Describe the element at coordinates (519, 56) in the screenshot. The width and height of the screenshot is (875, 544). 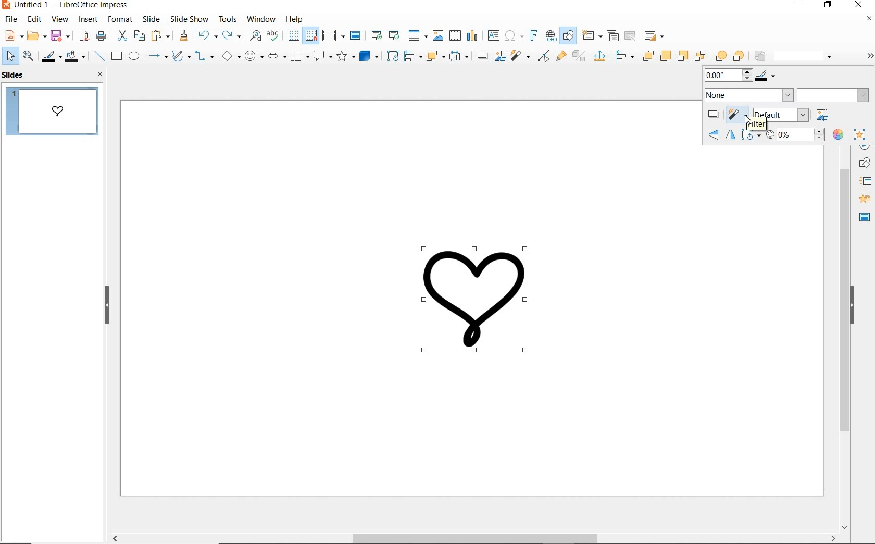
I see `filter` at that location.